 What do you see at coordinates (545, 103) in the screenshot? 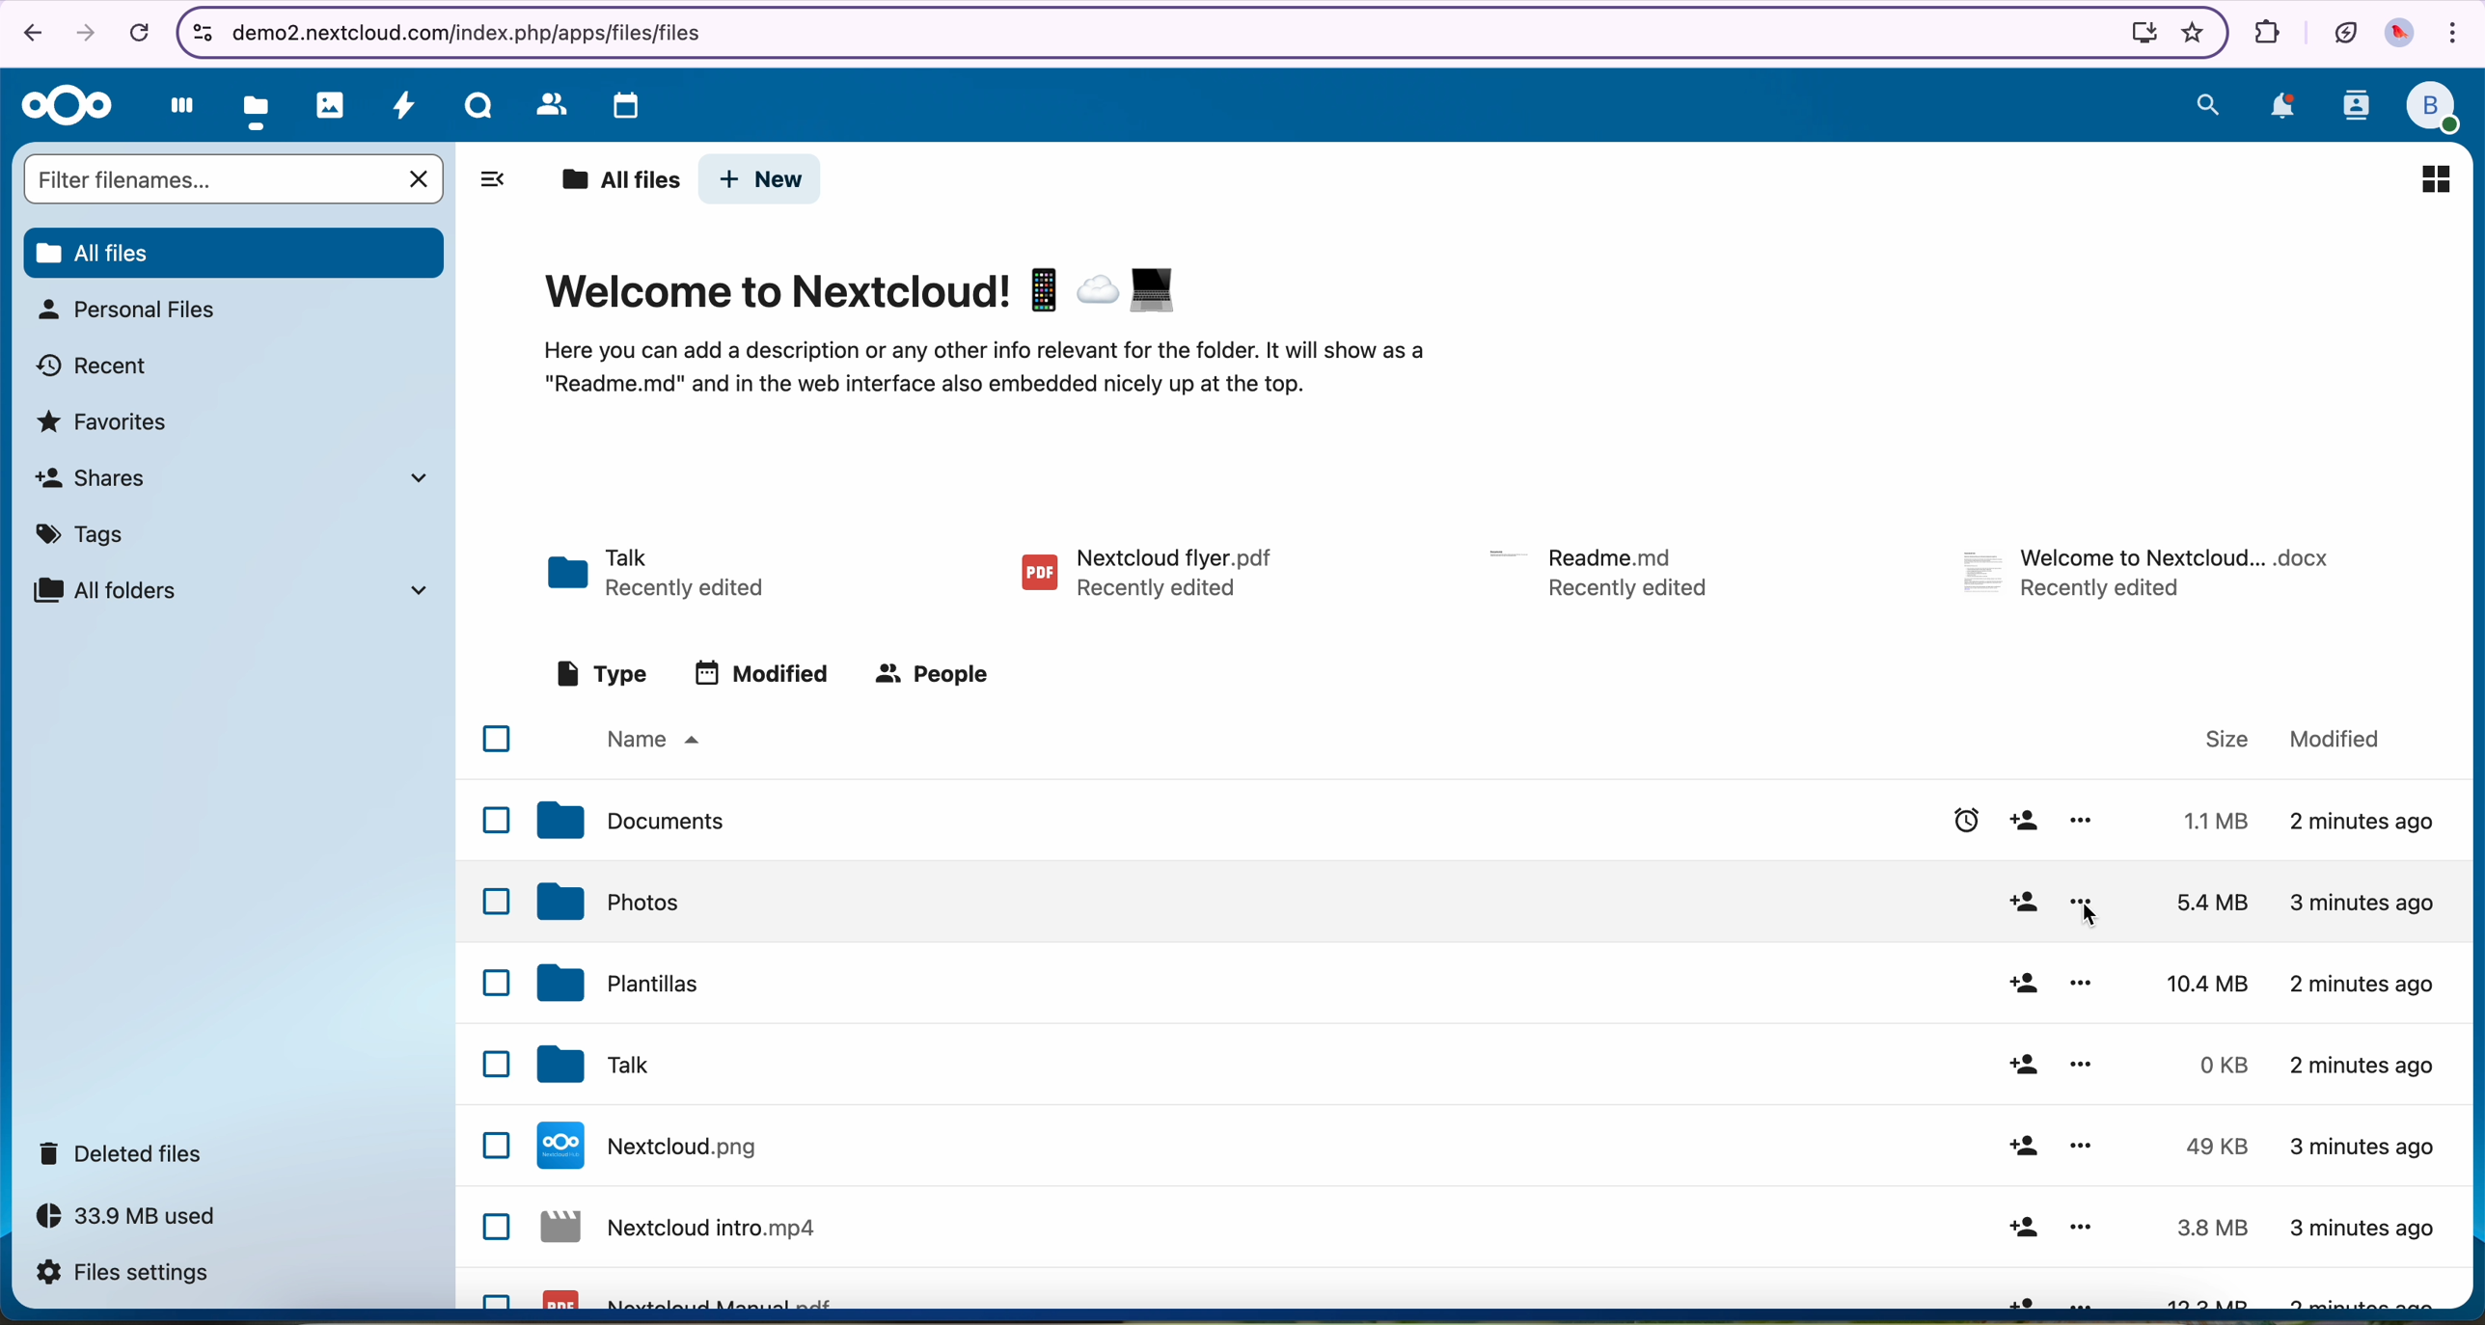
I see `contacts` at bounding box center [545, 103].